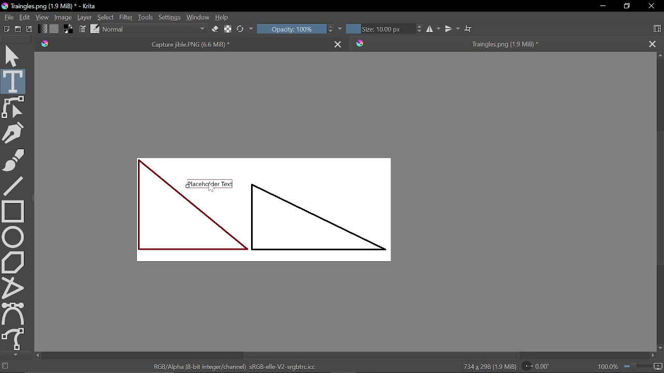  What do you see at coordinates (339, 42) in the screenshot?
I see `Close tab` at bounding box center [339, 42].